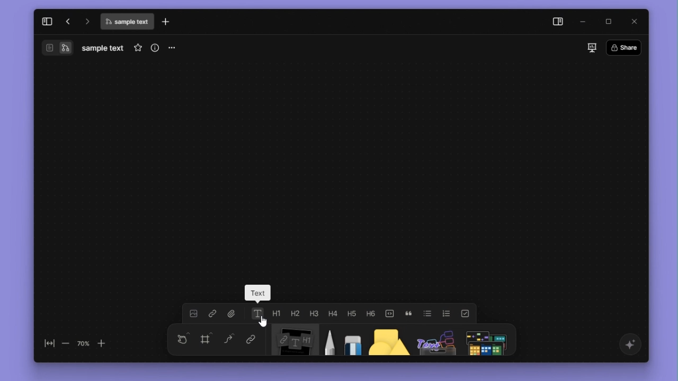 The image size is (678, 381). What do you see at coordinates (127, 23) in the screenshot?
I see `file name` at bounding box center [127, 23].